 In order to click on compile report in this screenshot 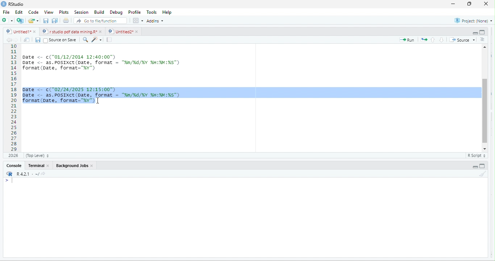, I will do `click(110, 39)`.